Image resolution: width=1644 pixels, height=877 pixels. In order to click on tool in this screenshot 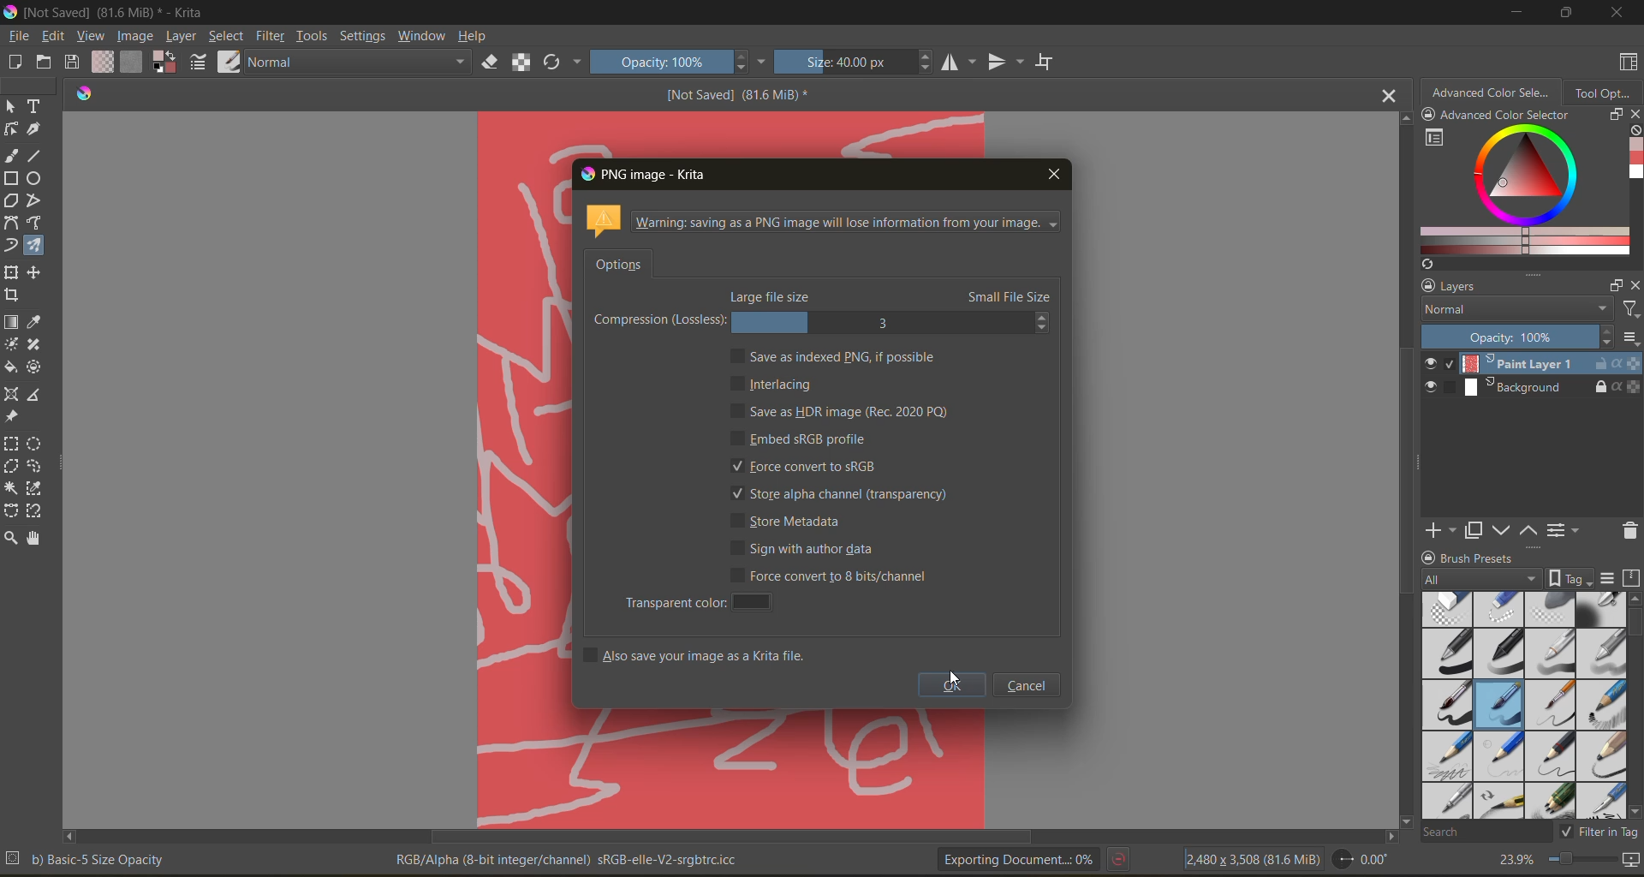, I will do `click(10, 155)`.